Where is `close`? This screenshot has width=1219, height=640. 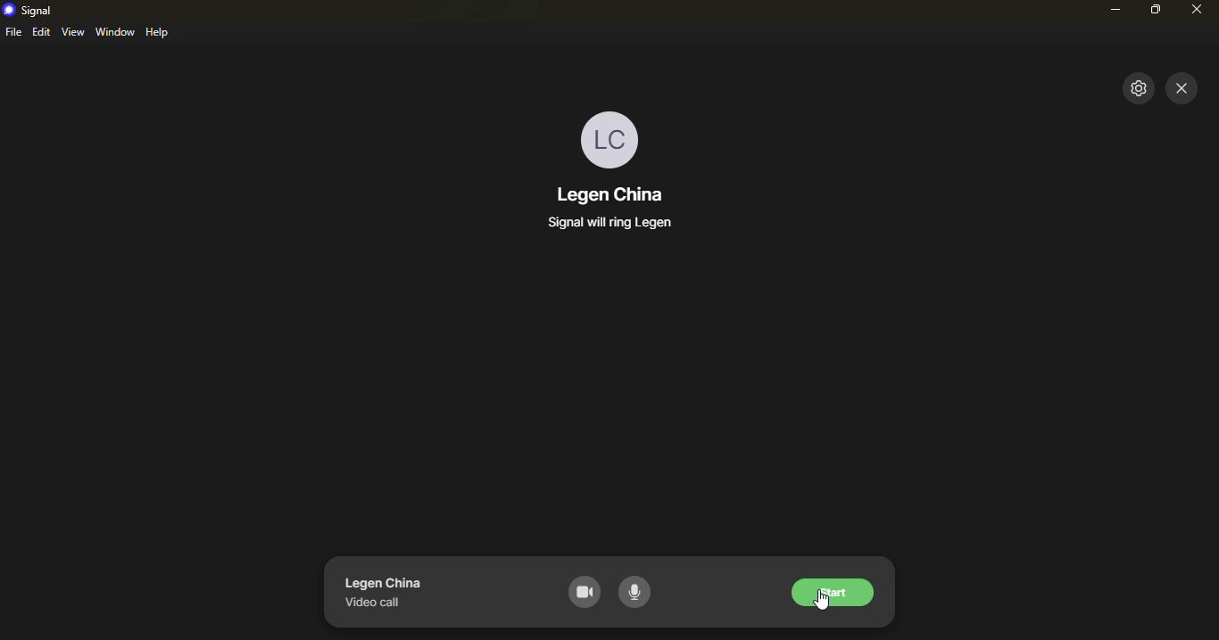 close is located at coordinates (1184, 90).